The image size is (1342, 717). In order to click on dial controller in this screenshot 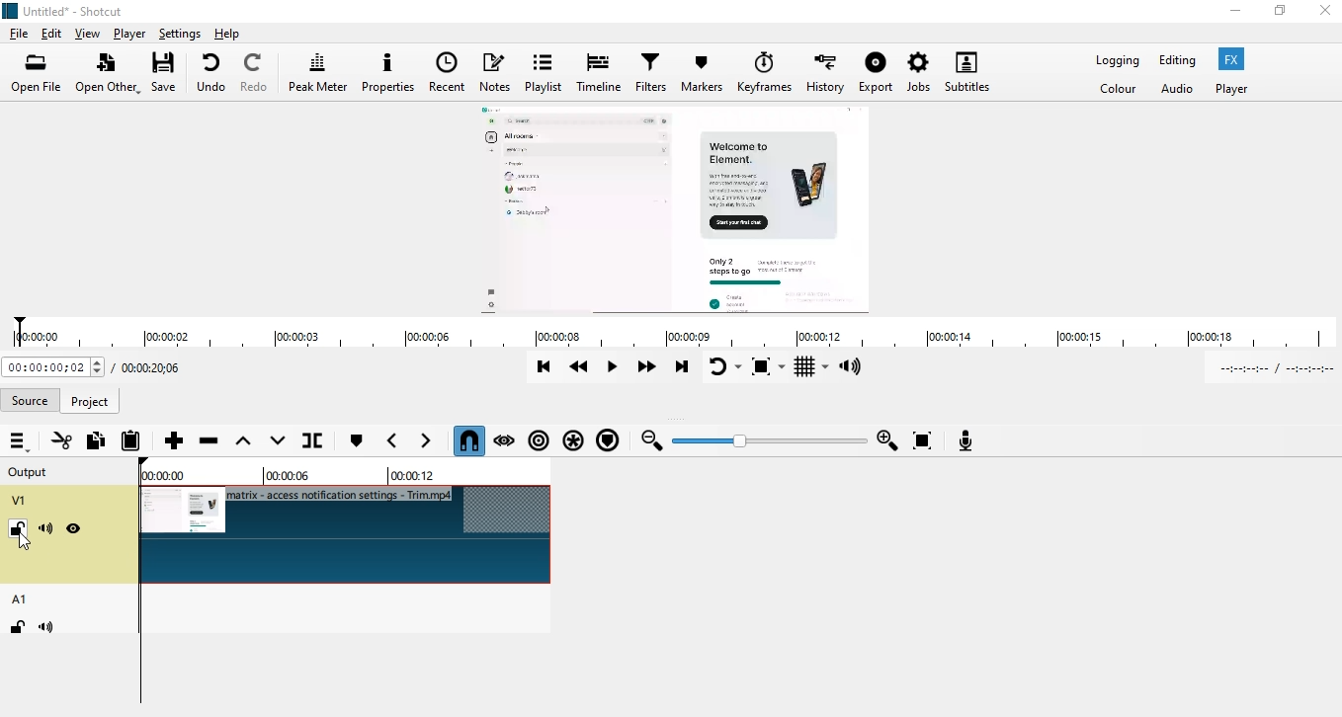, I will do `click(773, 442)`.